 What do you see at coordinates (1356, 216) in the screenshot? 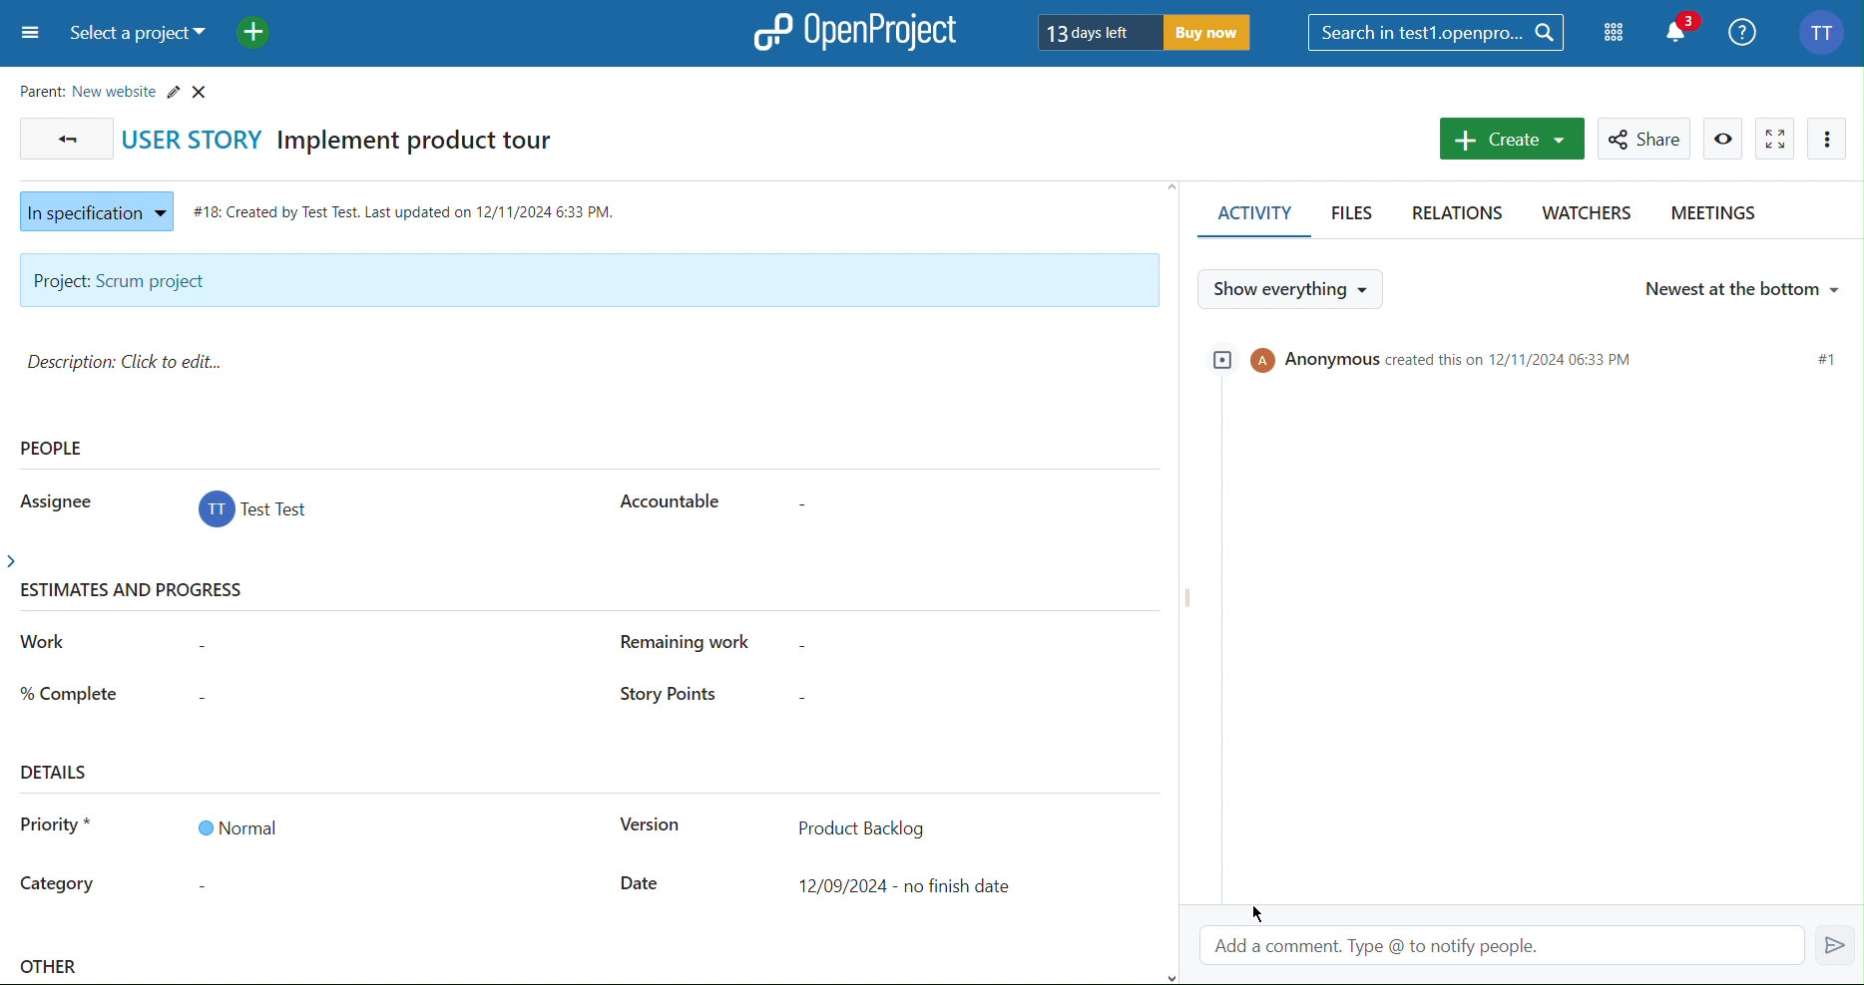
I see `Files` at bounding box center [1356, 216].